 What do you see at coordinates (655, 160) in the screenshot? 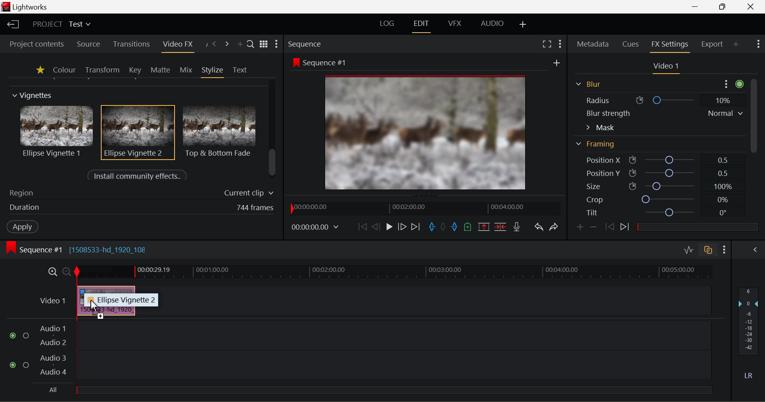
I see `Position X` at bounding box center [655, 160].